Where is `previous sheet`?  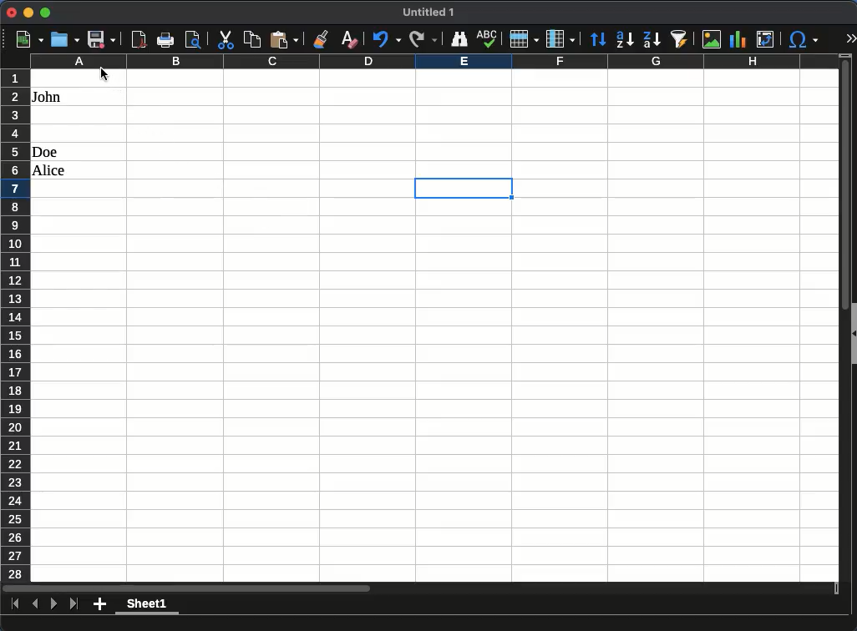
previous sheet is located at coordinates (37, 603).